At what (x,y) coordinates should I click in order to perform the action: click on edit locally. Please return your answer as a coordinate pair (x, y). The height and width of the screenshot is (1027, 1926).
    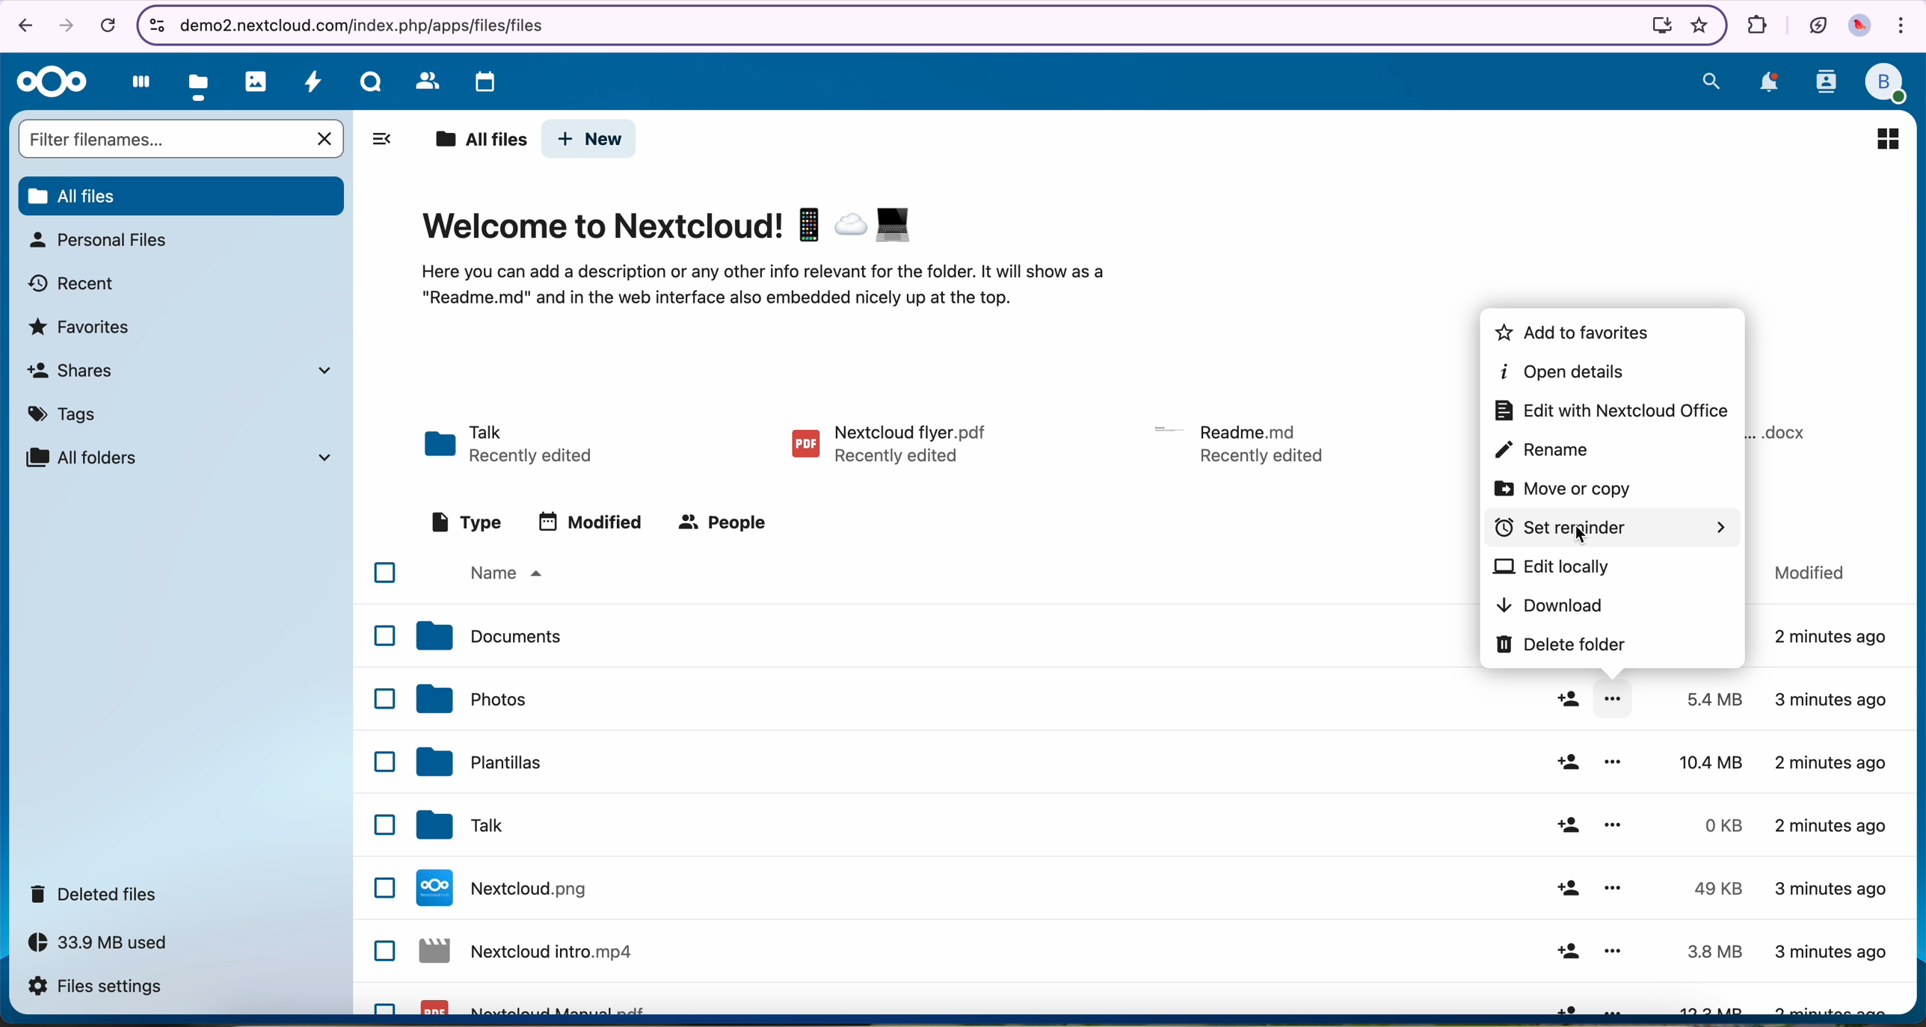
    Looking at the image, I should click on (1551, 569).